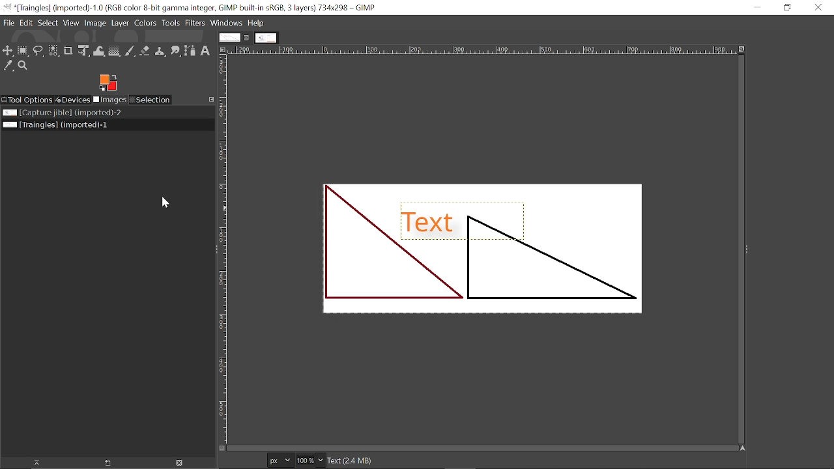 The image size is (834, 469). Describe the element at coordinates (54, 51) in the screenshot. I see `Select by color` at that location.